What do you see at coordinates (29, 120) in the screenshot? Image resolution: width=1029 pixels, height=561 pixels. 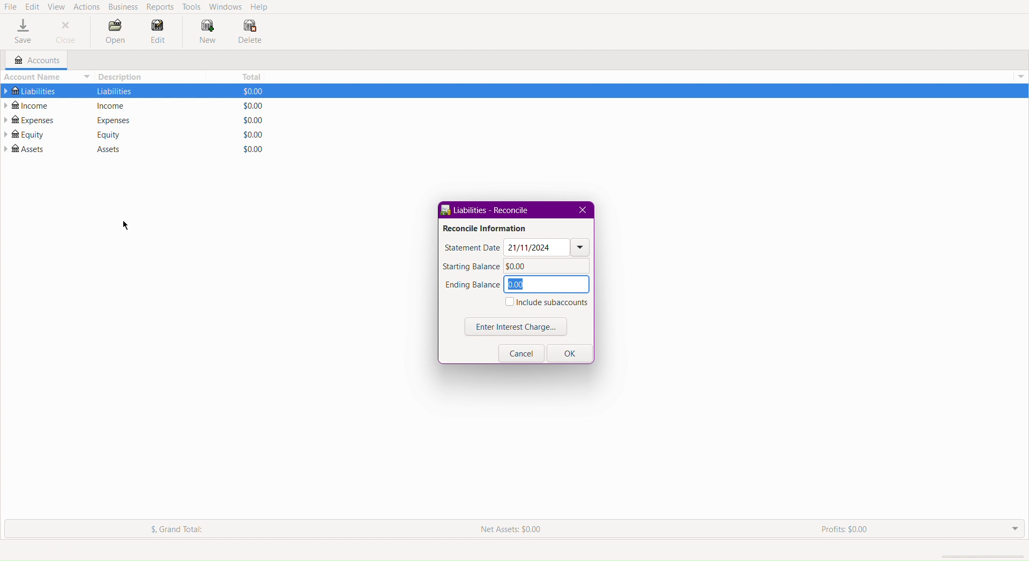 I see `Expenses` at bounding box center [29, 120].